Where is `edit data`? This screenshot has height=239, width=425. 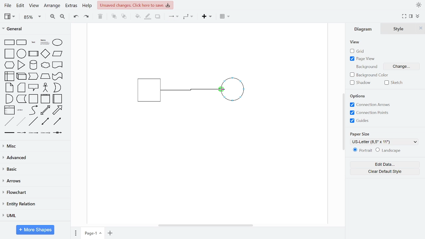
edit data is located at coordinates (384, 165).